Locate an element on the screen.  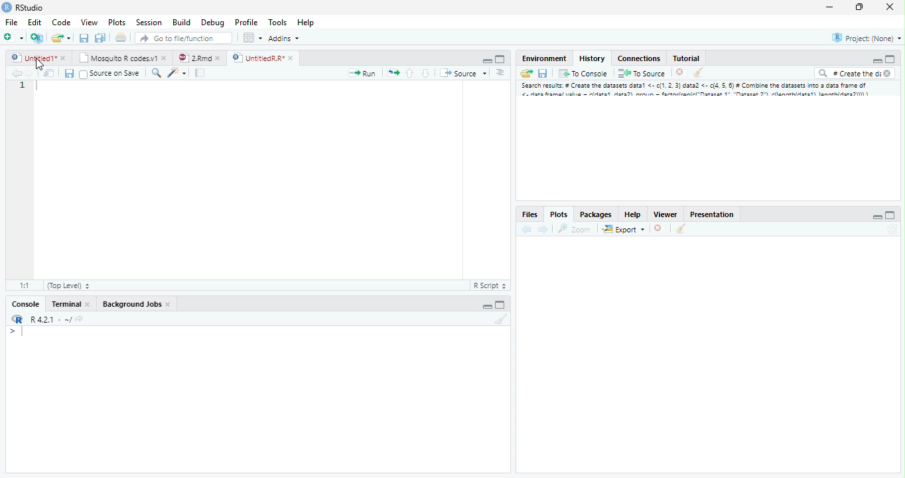
Save all is located at coordinates (100, 38).